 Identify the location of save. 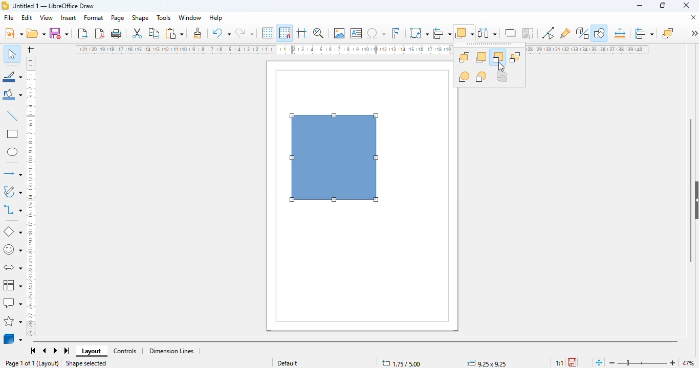
(58, 33).